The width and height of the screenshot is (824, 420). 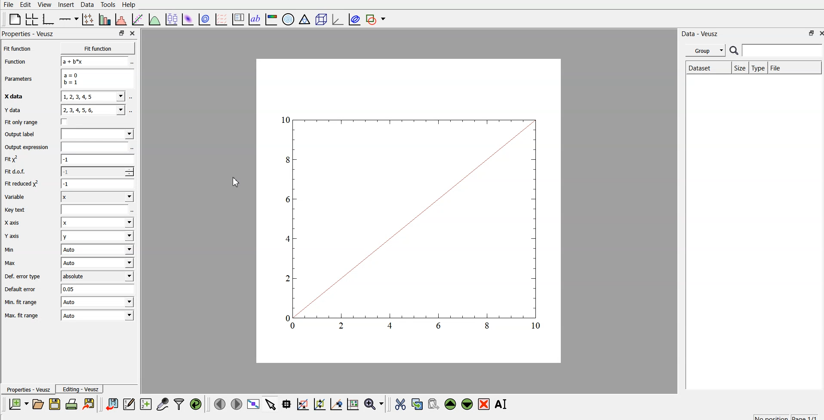 What do you see at coordinates (24, 49) in the screenshot?
I see `Fit function` at bounding box center [24, 49].